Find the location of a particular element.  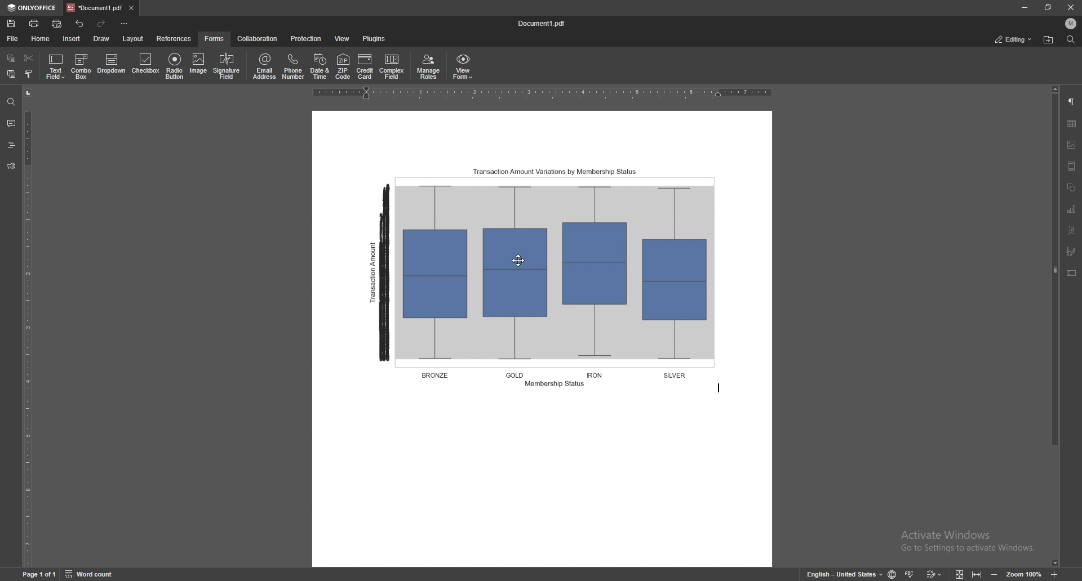

close tab is located at coordinates (131, 8).